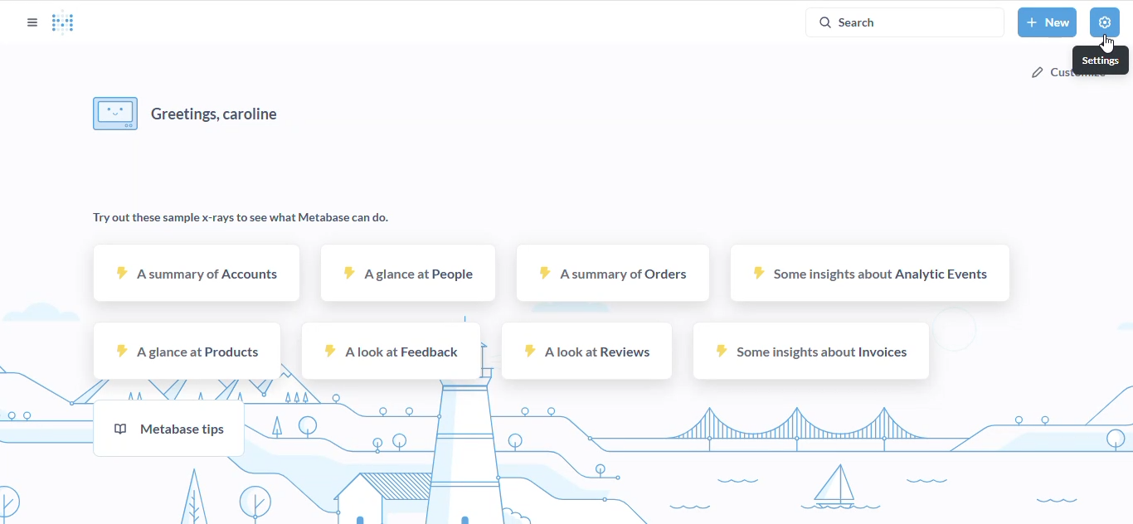  What do you see at coordinates (187, 351) in the screenshot?
I see `a glance at products` at bounding box center [187, 351].